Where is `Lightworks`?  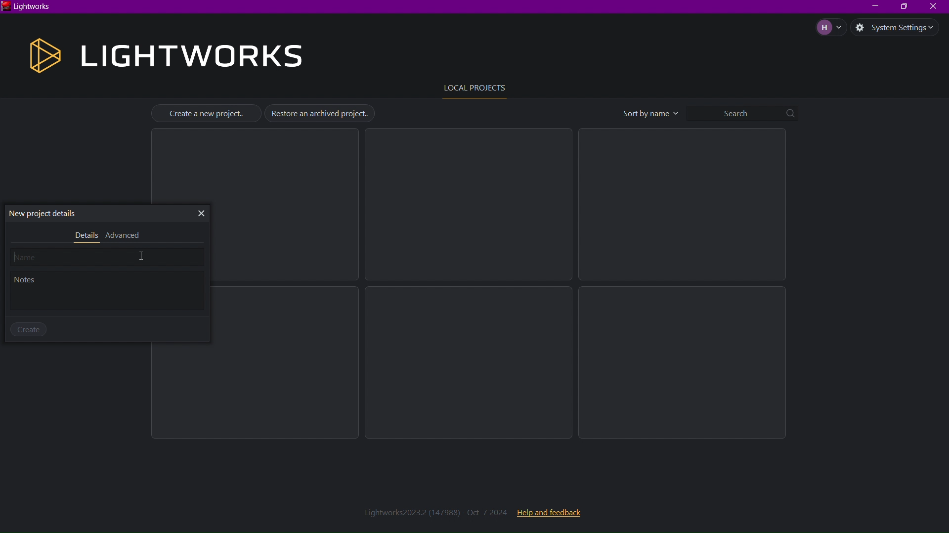 Lightworks is located at coordinates (27, 8).